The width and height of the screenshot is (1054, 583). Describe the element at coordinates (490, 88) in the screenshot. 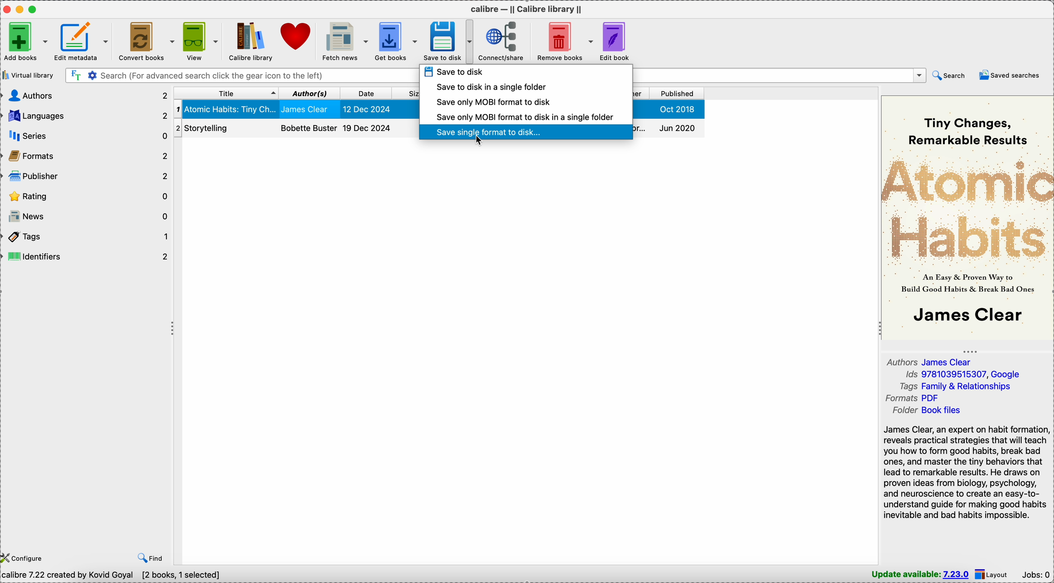

I see `save to disk in a single folder` at that location.